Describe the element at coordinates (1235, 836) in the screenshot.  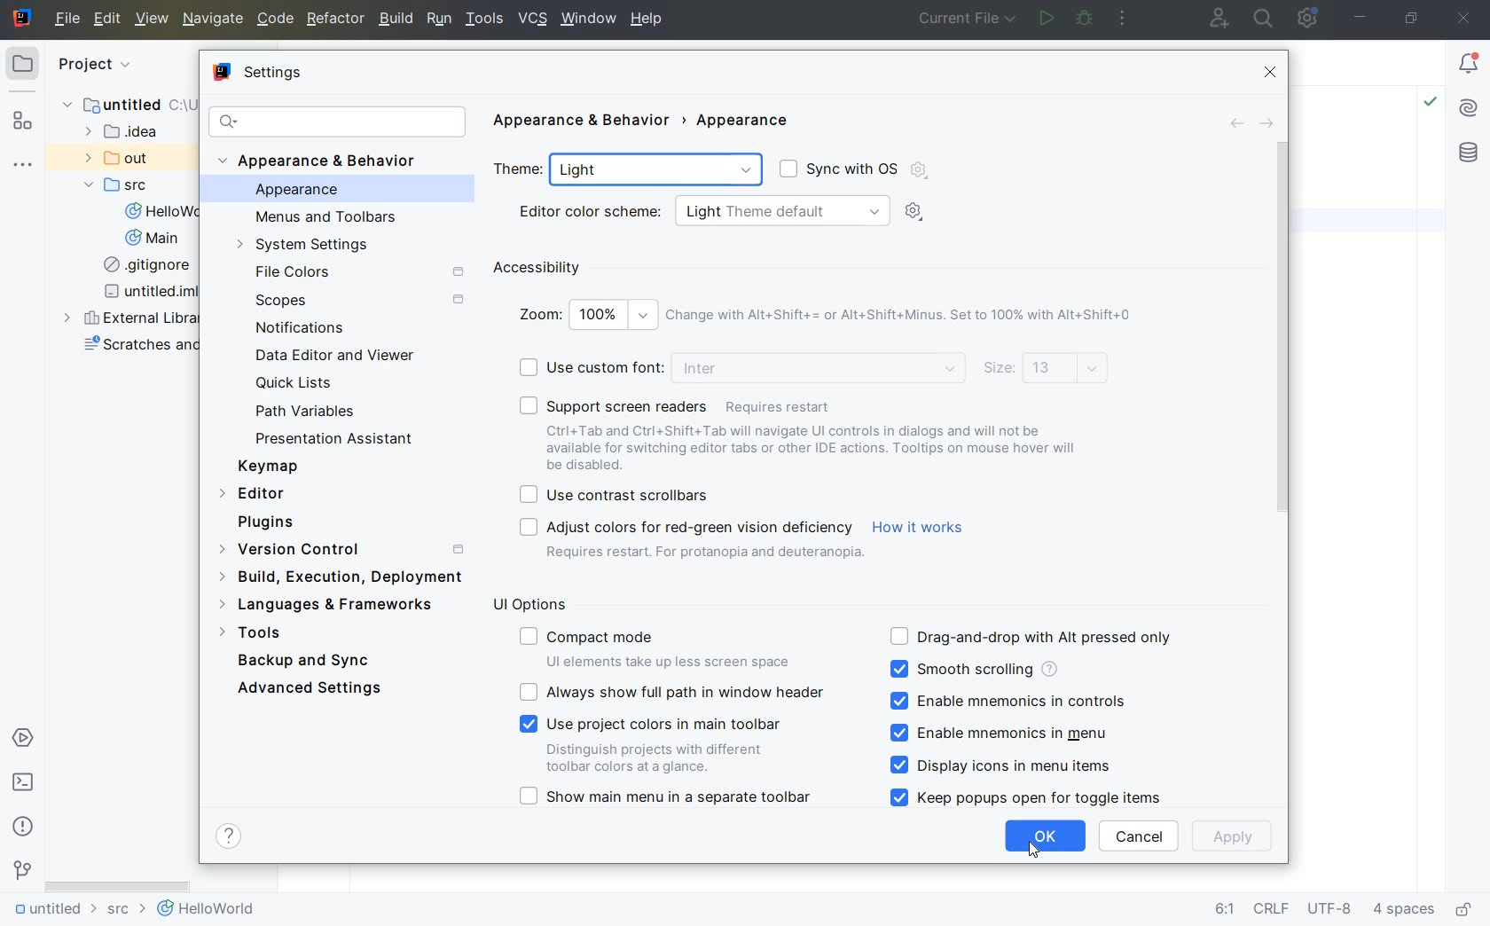
I see `apply` at that location.